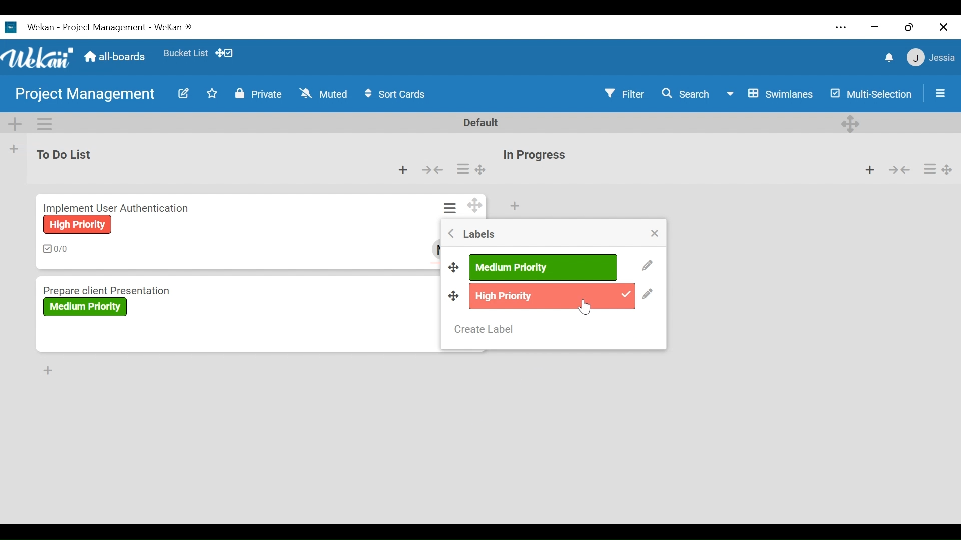  What do you see at coordinates (941, 92) in the screenshot?
I see `Show/Hide Sidepane` at bounding box center [941, 92].